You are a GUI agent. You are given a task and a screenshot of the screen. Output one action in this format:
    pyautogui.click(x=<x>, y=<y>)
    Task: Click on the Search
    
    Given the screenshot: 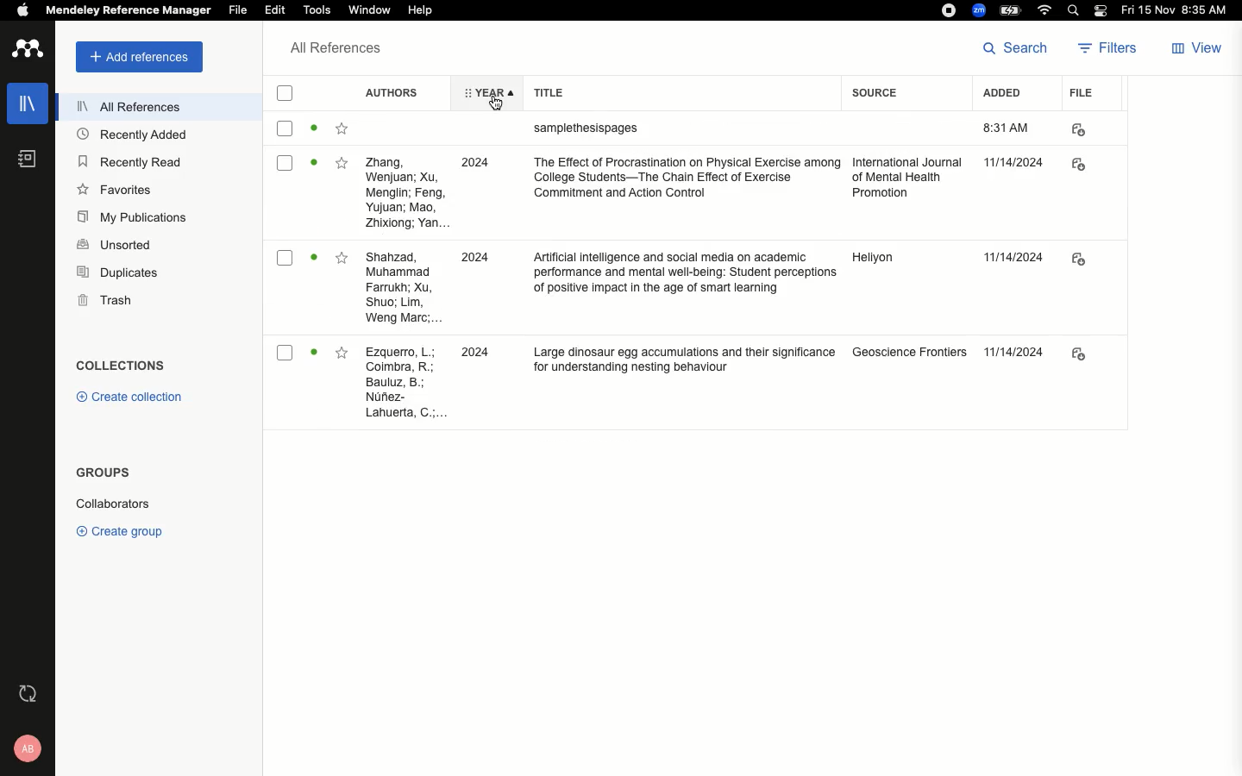 What is the action you would take?
    pyautogui.click(x=1073, y=10)
    